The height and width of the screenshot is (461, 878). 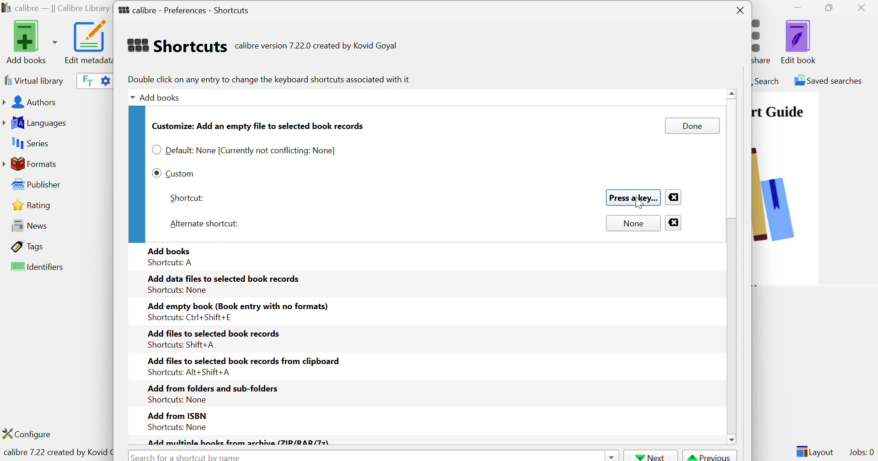 I want to click on Done, so click(x=692, y=126).